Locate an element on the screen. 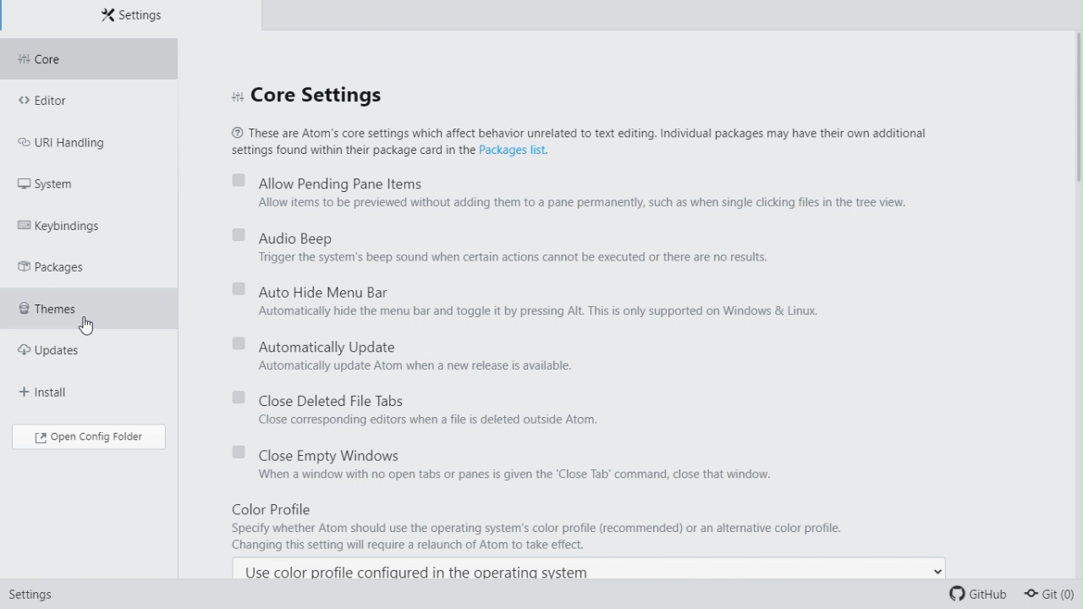  scrollbar is located at coordinates (1076, 129).